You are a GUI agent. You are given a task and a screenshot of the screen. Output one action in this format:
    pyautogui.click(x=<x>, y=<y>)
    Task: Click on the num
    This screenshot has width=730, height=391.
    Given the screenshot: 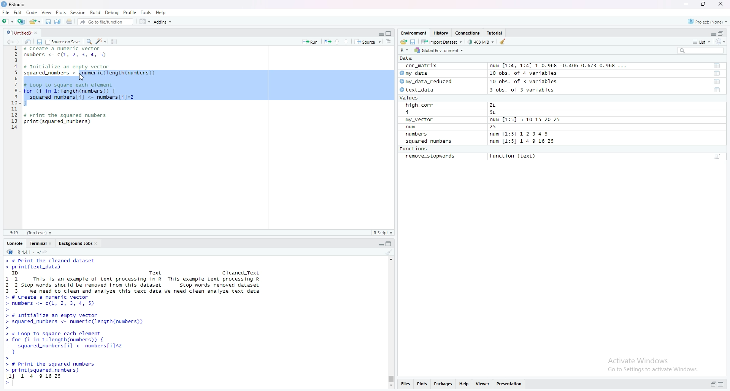 What is the action you would take?
    pyautogui.click(x=419, y=127)
    